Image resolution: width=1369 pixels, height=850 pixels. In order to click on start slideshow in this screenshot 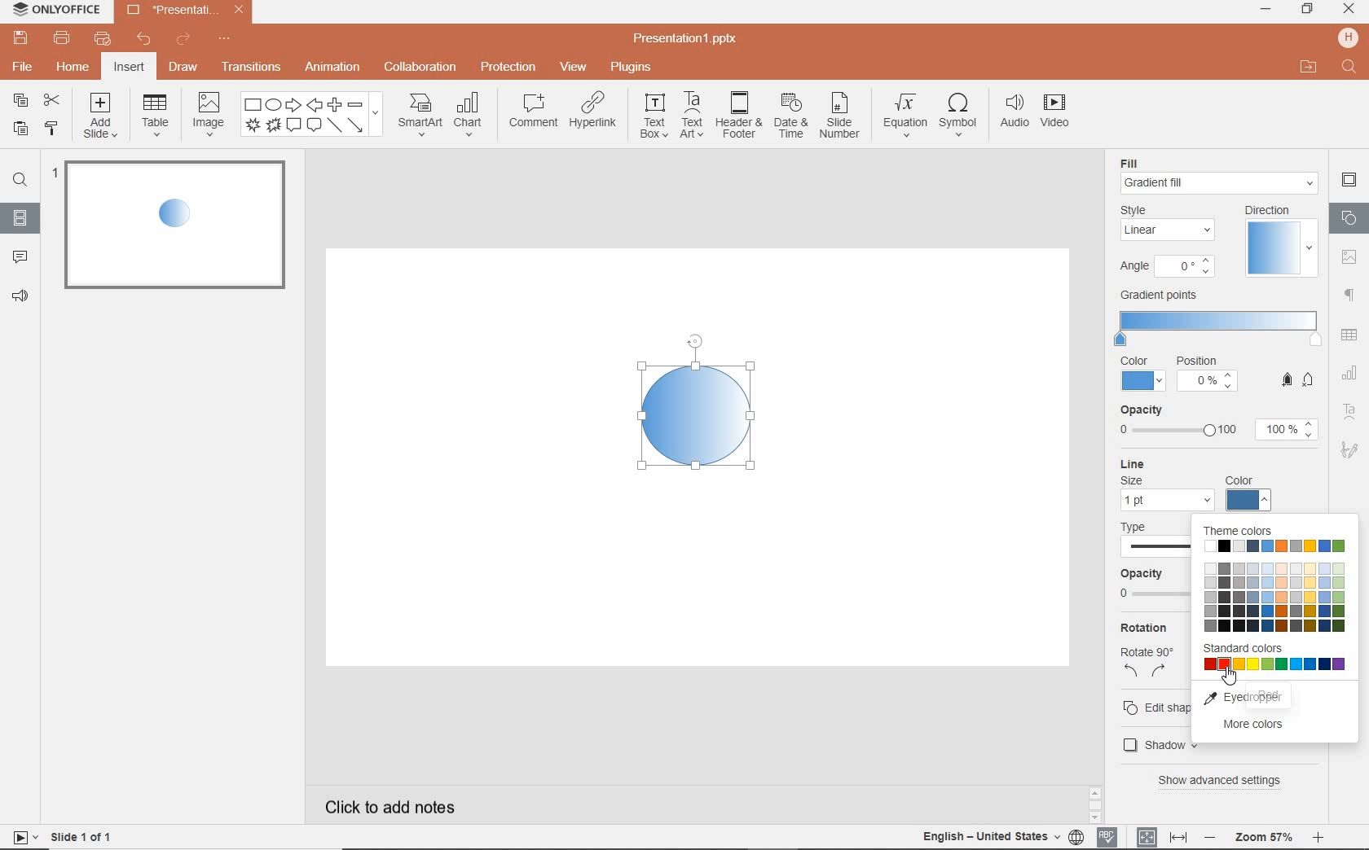, I will do `click(22, 837)`.